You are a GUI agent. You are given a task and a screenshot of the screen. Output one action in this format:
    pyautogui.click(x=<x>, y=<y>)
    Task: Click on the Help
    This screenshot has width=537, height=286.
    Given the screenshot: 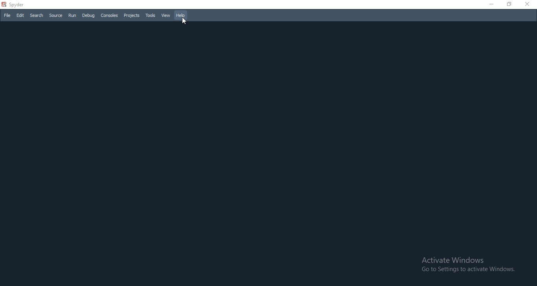 What is the action you would take?
    pyautogui.click(x=182, y=15)
    